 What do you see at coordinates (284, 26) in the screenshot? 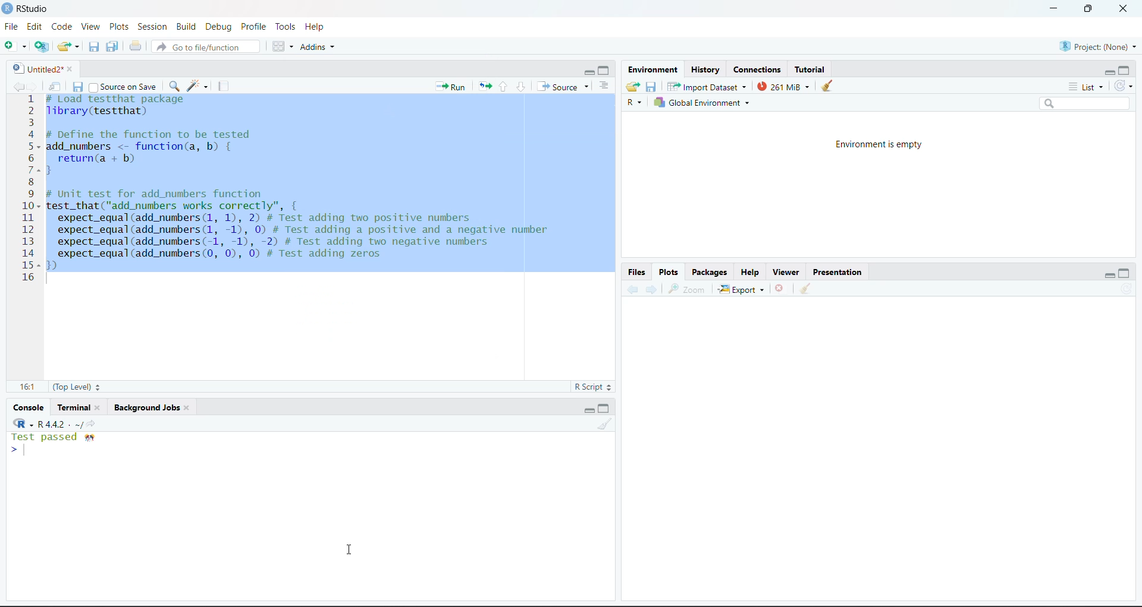
I see `Tools` at bounding box center [284, 26].